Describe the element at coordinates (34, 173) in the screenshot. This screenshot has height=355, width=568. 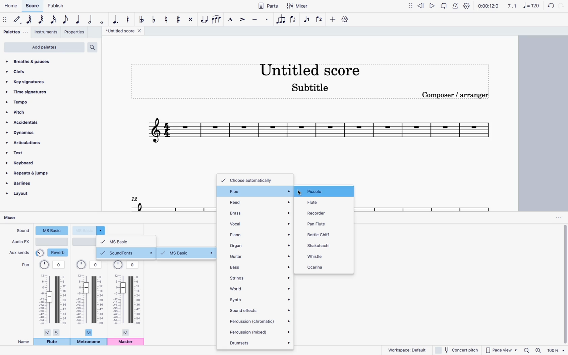
I see `repeats & jumps` at that location.